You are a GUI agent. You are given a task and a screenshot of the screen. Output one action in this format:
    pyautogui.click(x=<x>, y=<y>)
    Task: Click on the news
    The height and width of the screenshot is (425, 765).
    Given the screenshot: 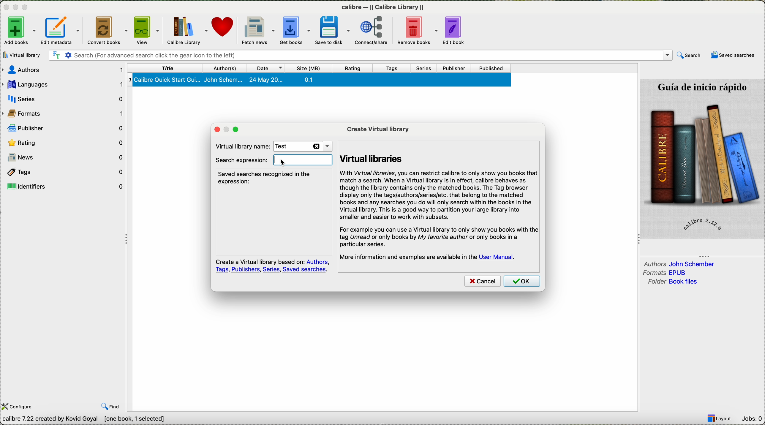 What is the action you would take?
    pyautogui.click(x=65, y=159)
    